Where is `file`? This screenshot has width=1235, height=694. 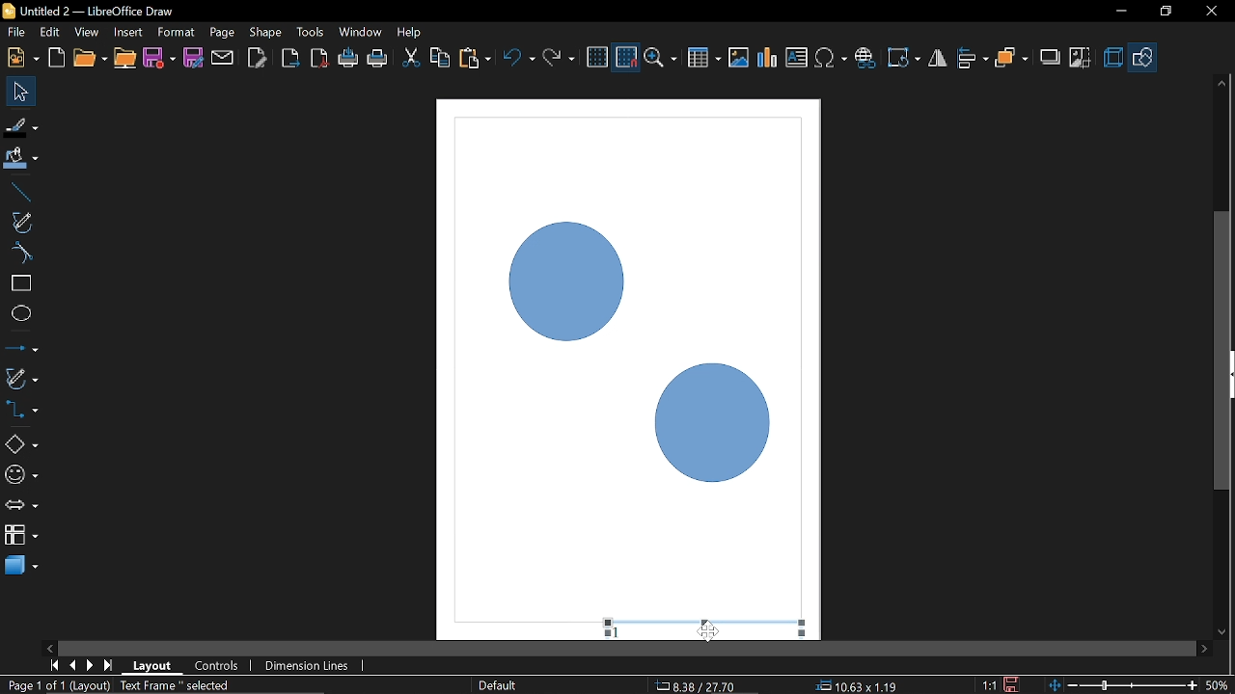
file is located at coordinates (16, 34).